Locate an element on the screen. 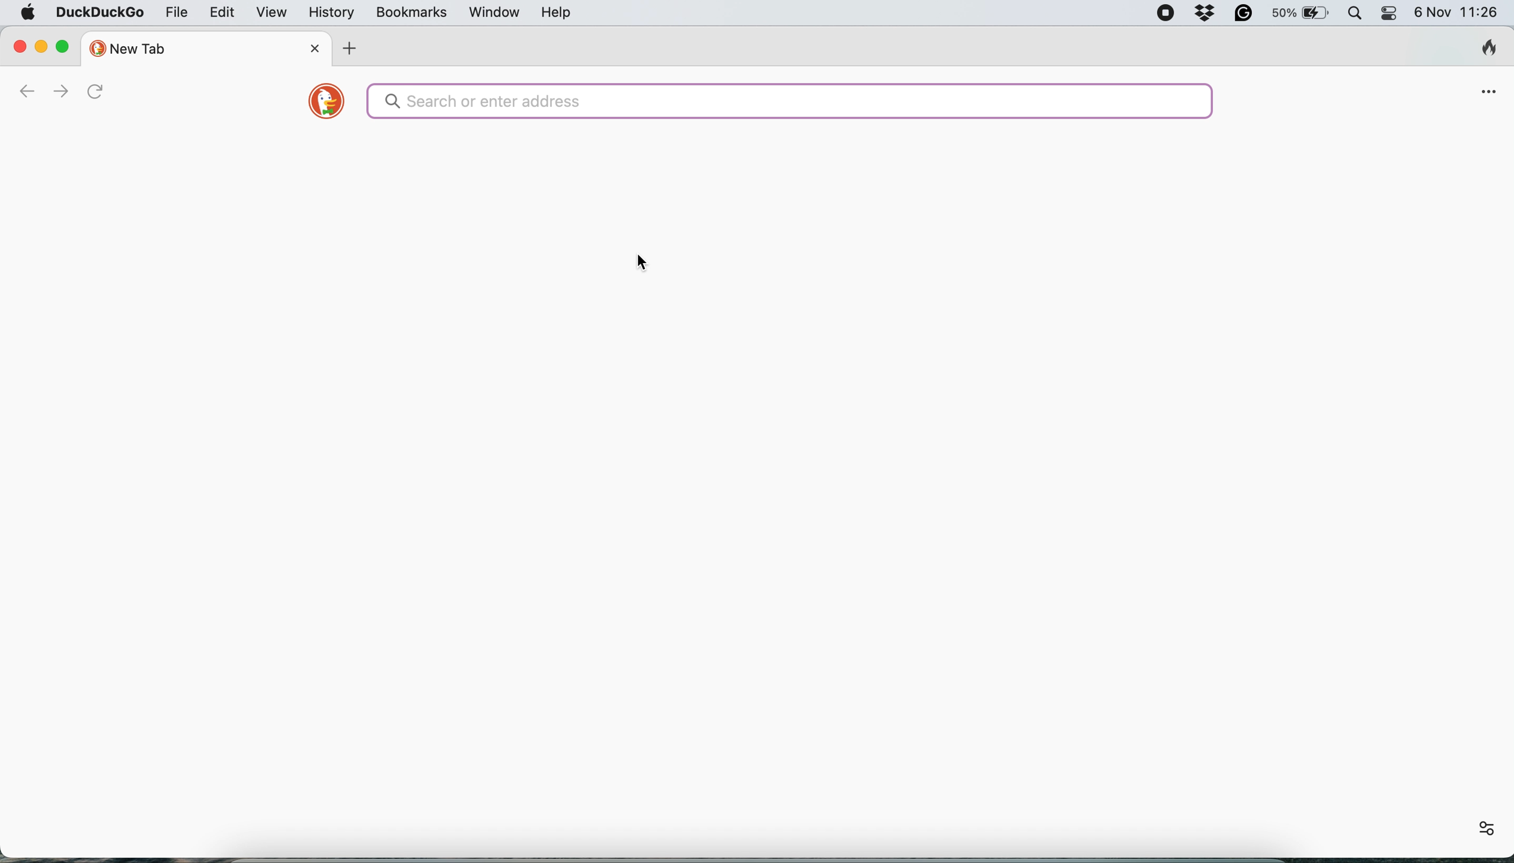 This screenshot has width=1514, height=863. search bar is located at coordinates (800, 100).